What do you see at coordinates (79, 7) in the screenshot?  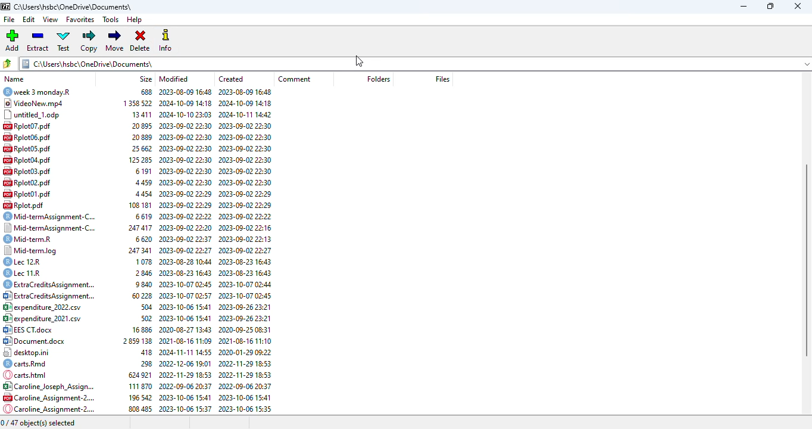 I see `c\Users\hsbc\OneDrive\Documents\` at bounding box center [79, 7].